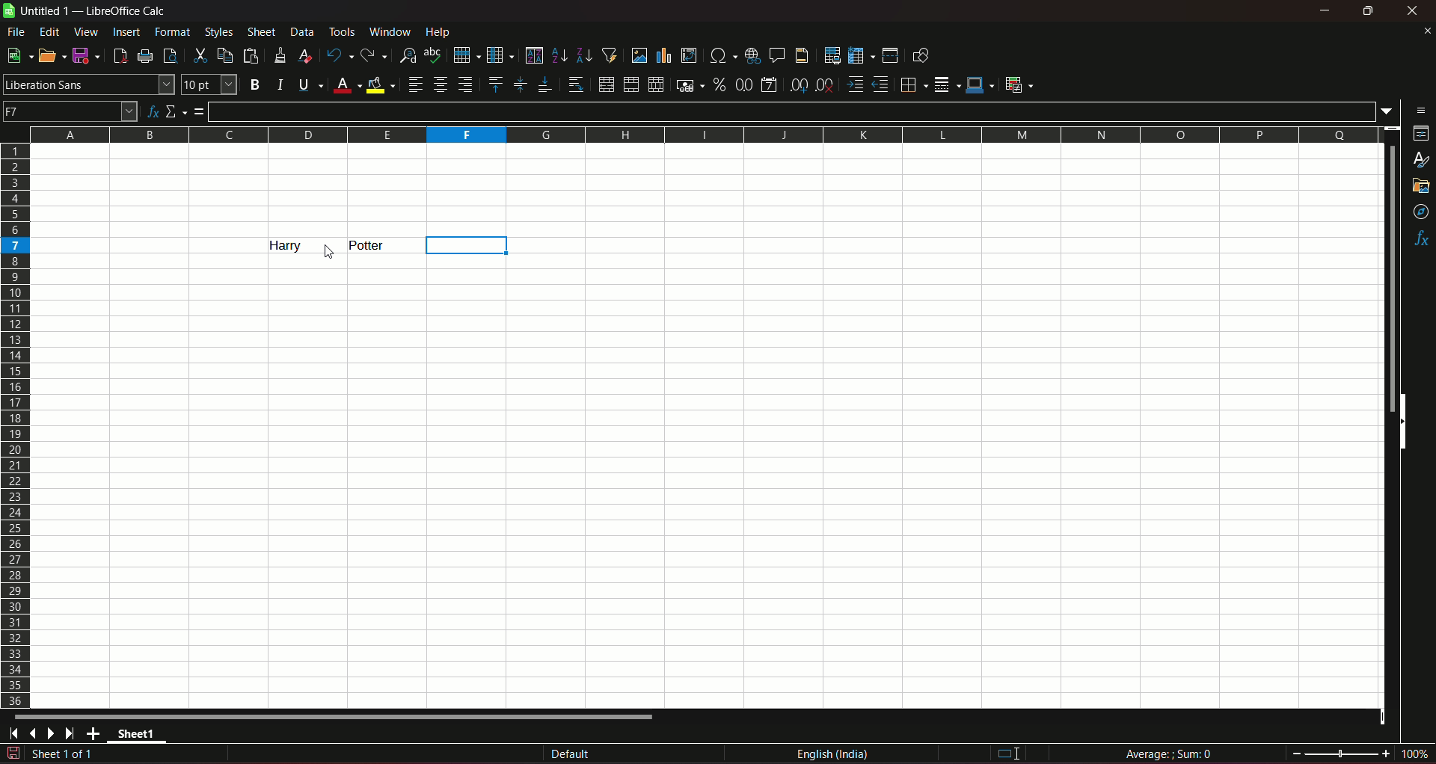 This screenshot has width=1436, height=764. I want to click on sheet name, so click(38, 11).